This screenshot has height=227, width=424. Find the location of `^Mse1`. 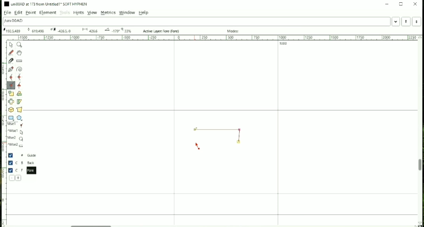

^Mse1 is located at coordinates (16, 132).